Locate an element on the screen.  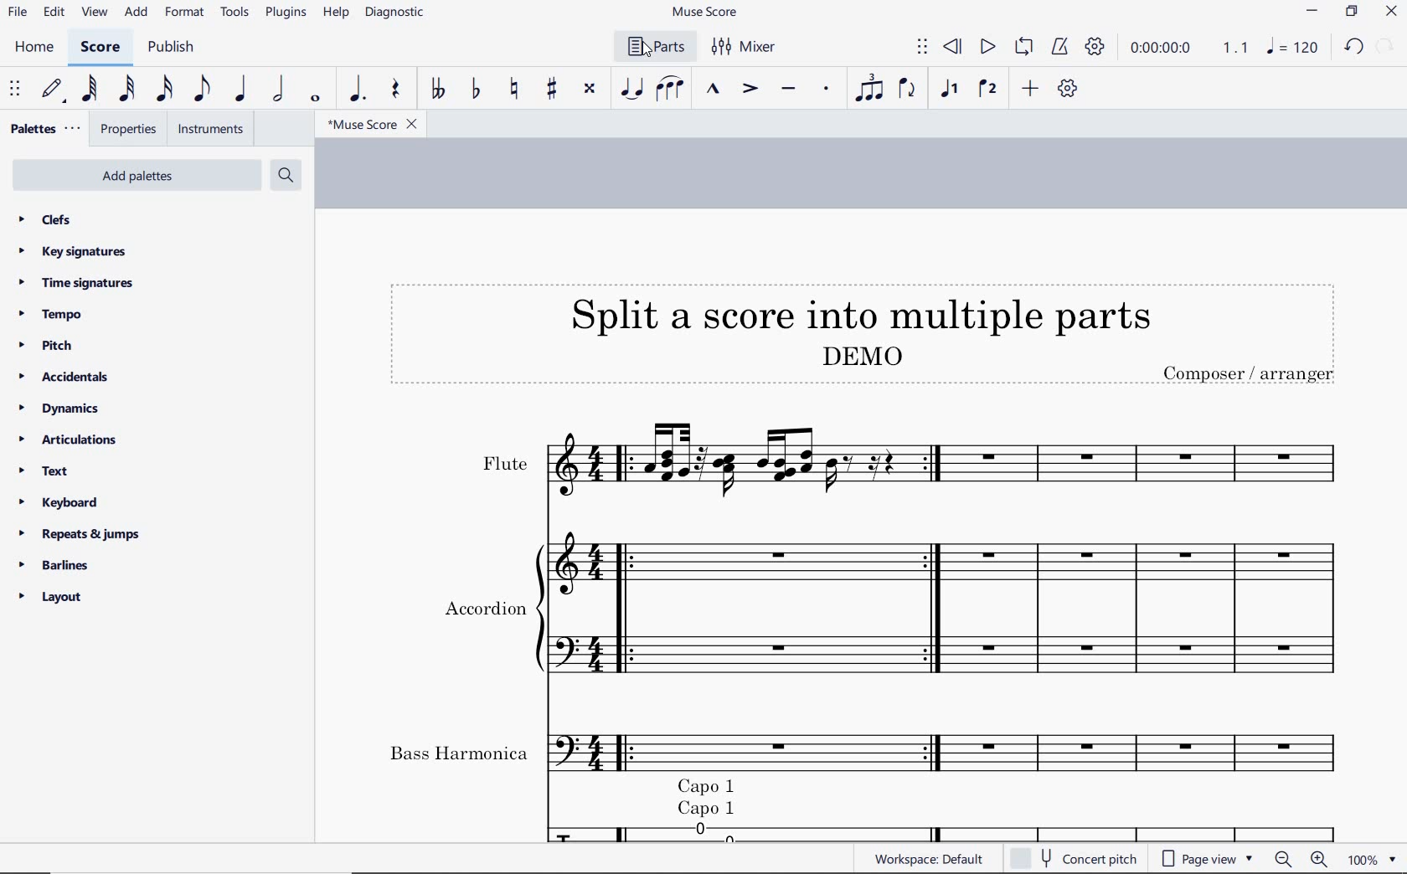
dynamics is located at coordinates (57, 409).